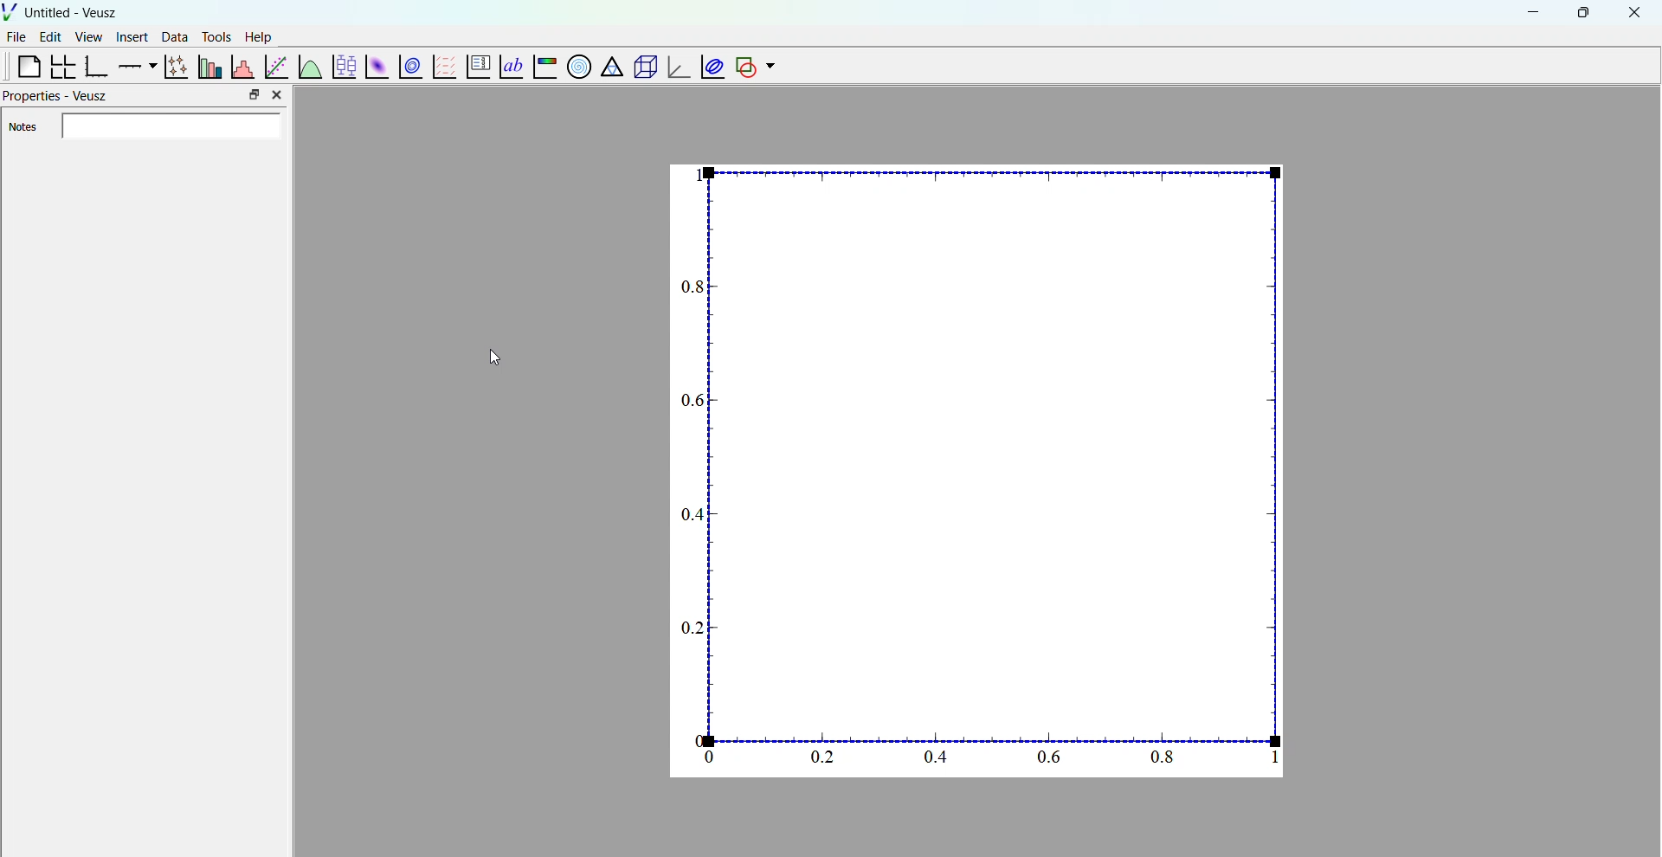 The image size is (1662, 857). What do you see at coordinates (276, 66) in the screenshot?
I see `fit a function to a date` at bounding box center [276, 66].